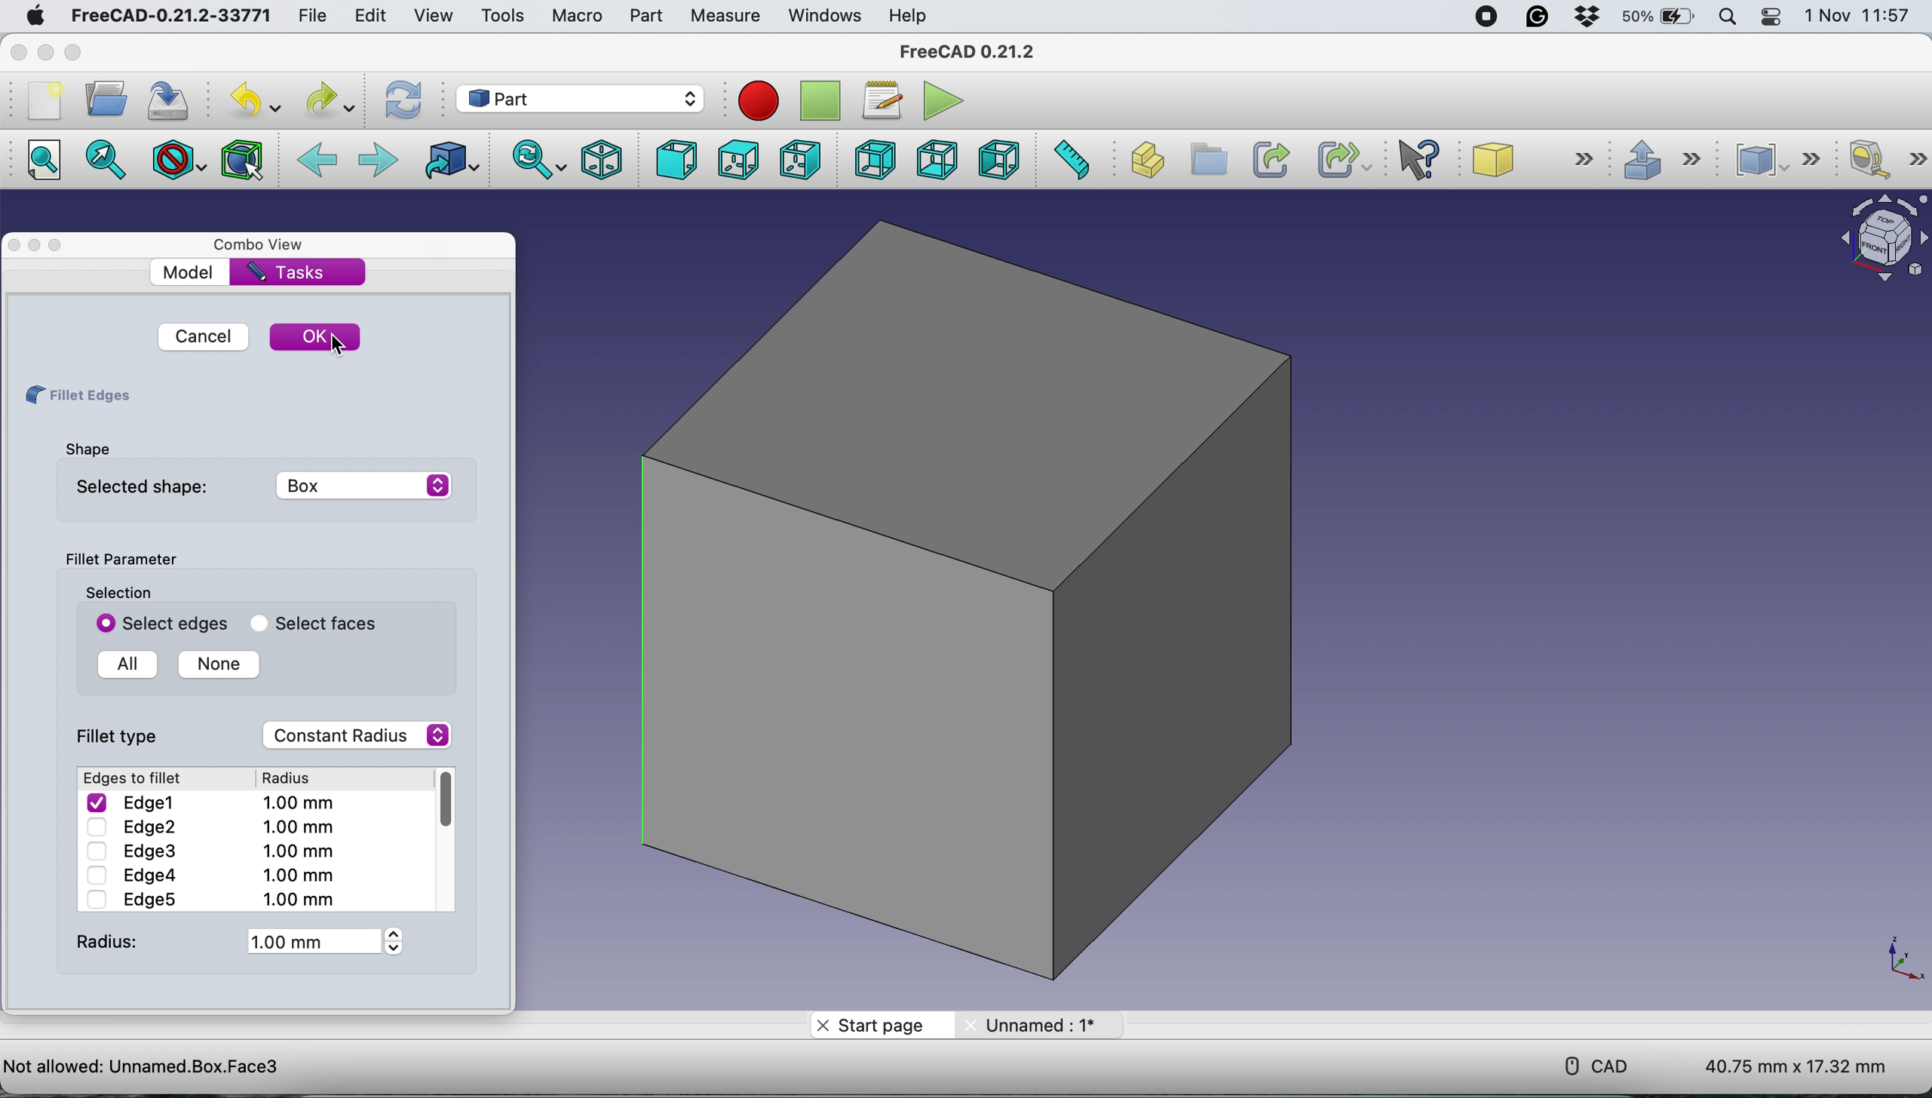 The image size is (1932, 1098). Describe the element at coordinates (1036, 1026) in the screenshot. I see `unnamed` at that location.